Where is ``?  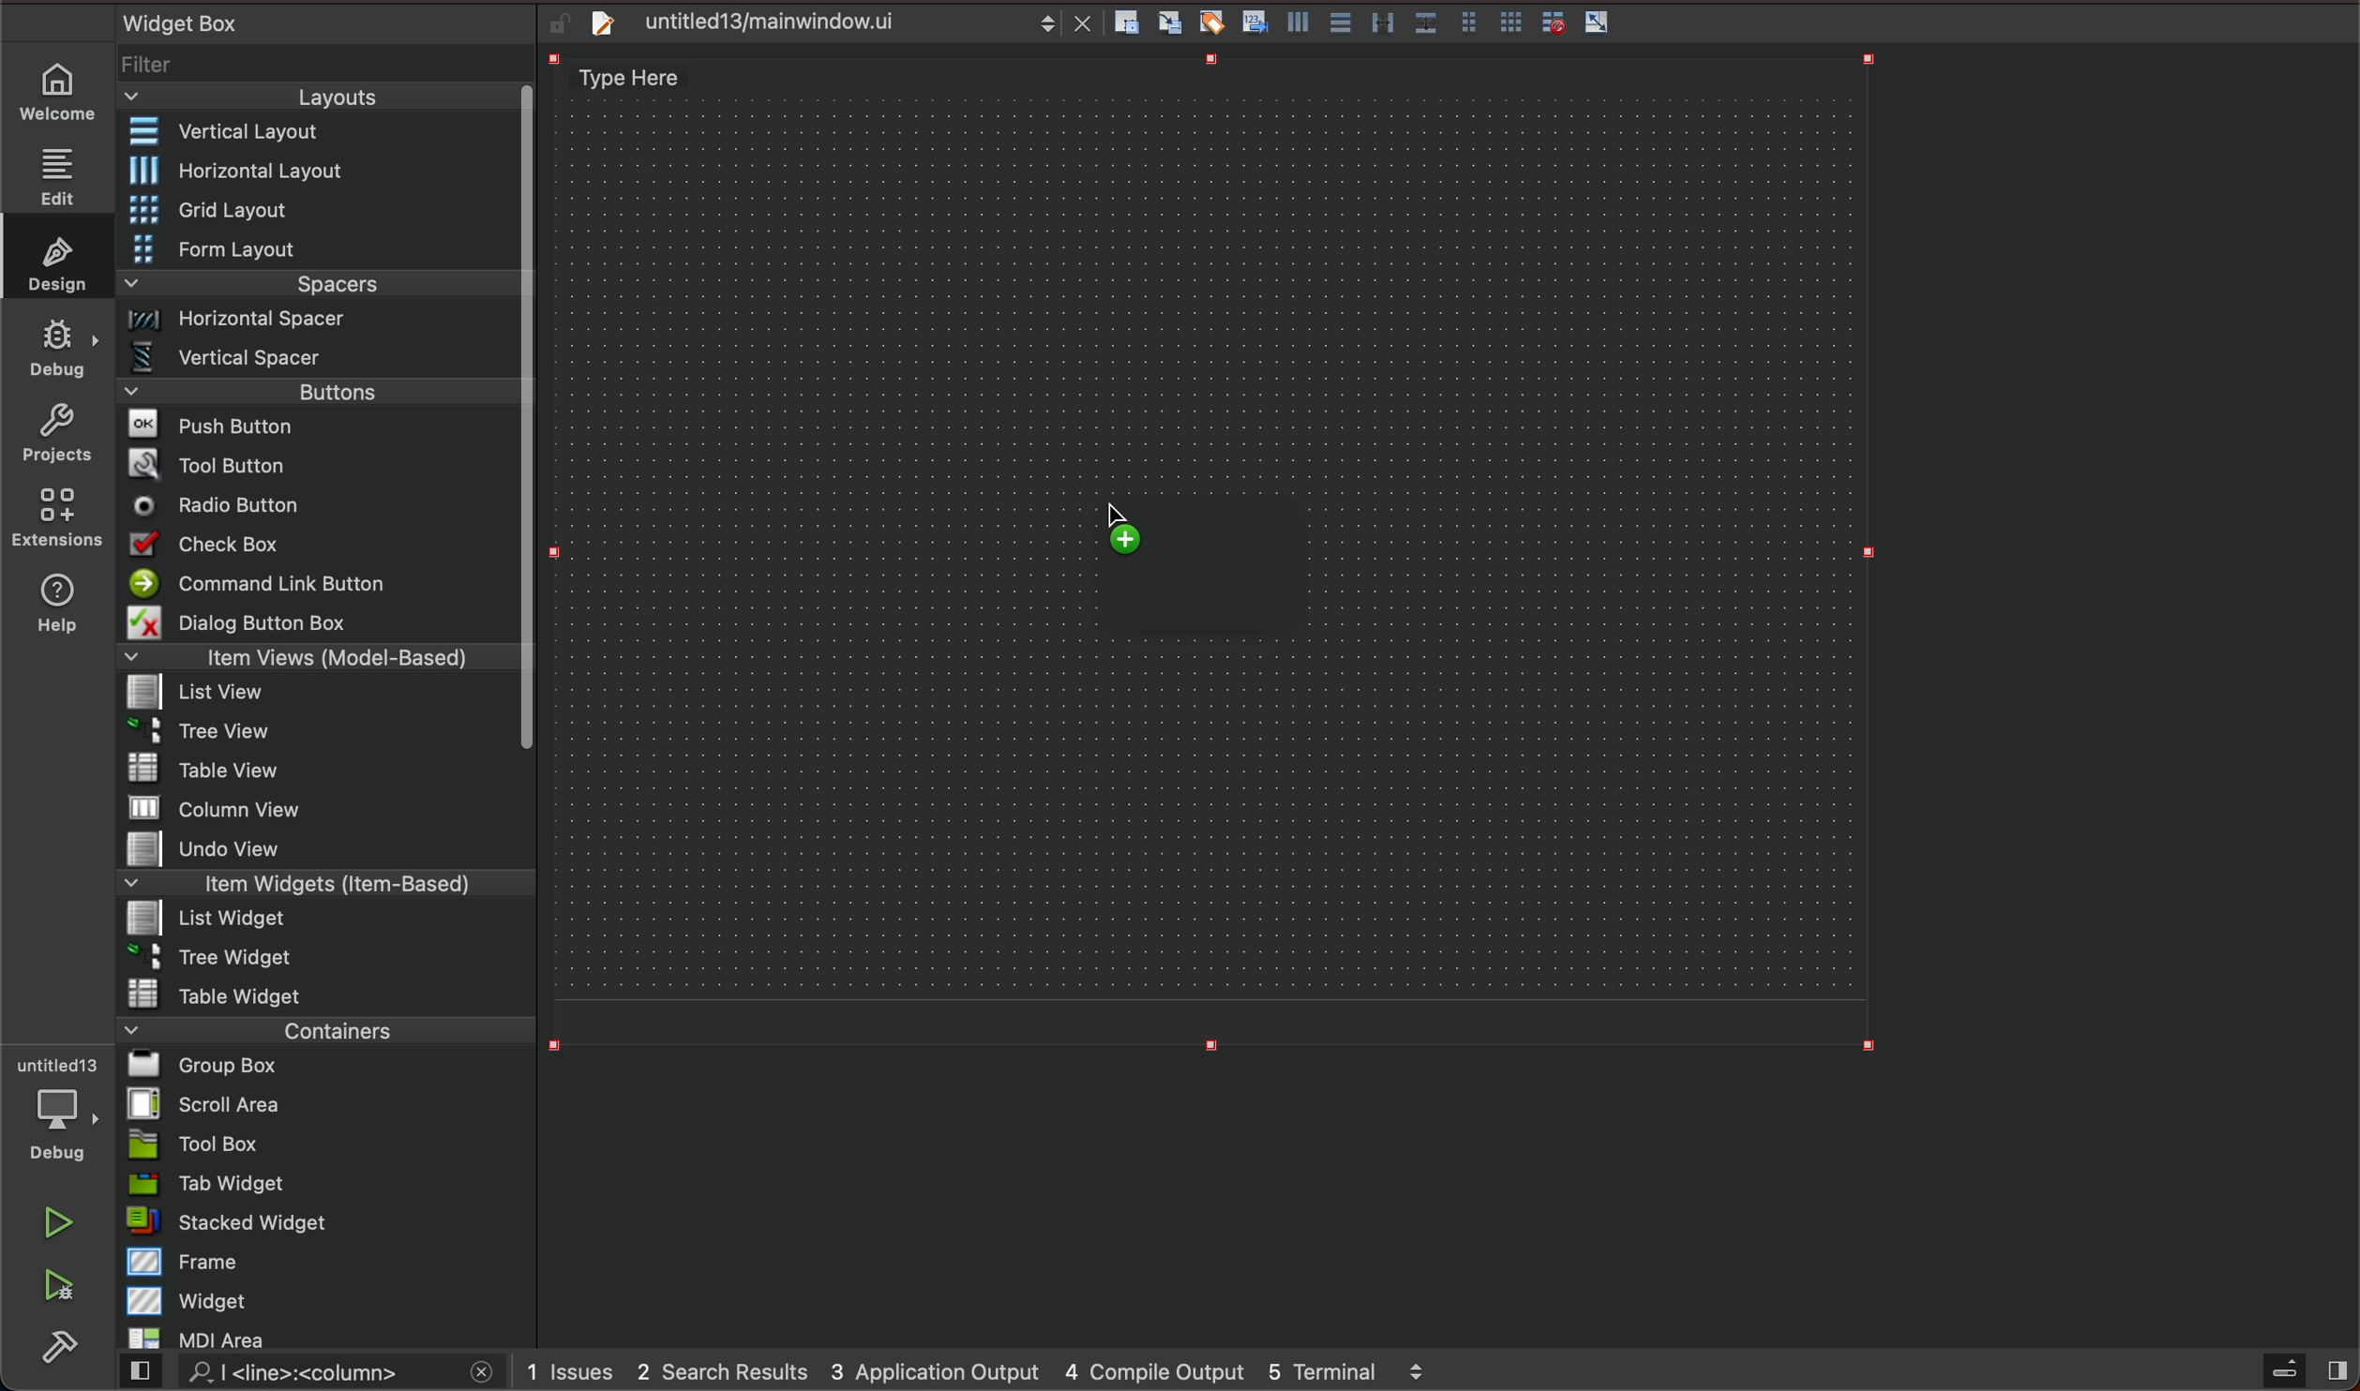  is located at coordinates (1129, 22).